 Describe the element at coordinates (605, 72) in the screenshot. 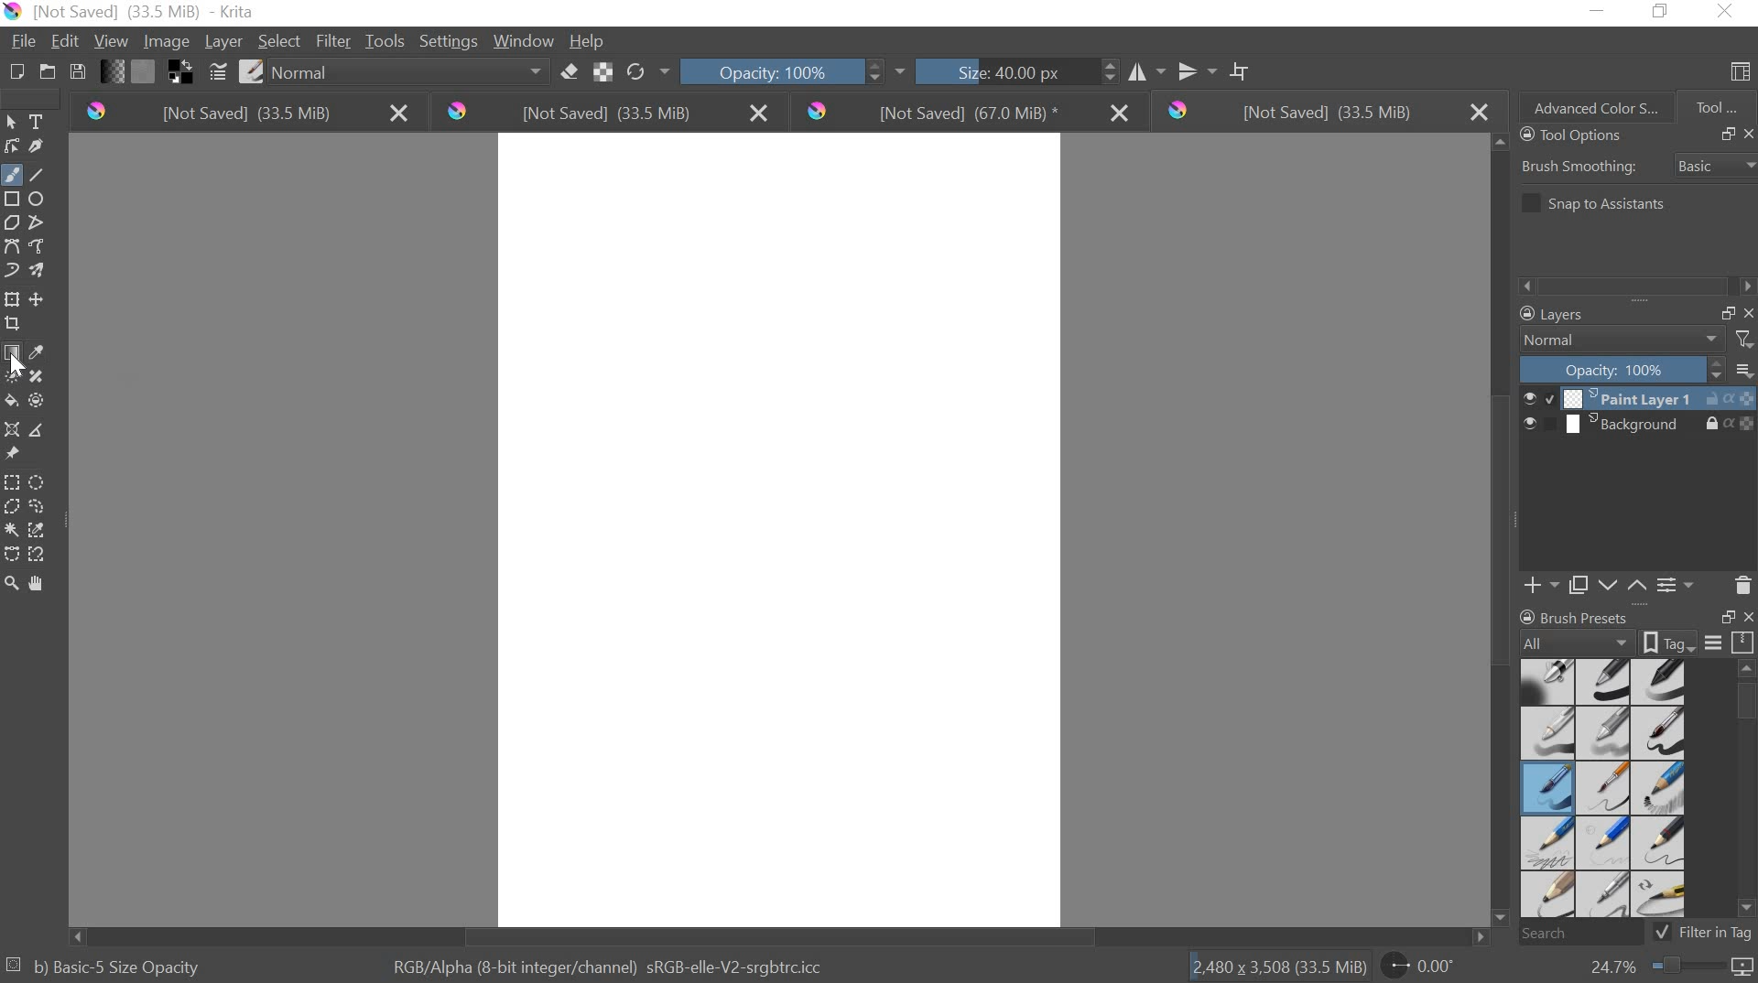

I see `PRESERVE ALPHA` at that location.